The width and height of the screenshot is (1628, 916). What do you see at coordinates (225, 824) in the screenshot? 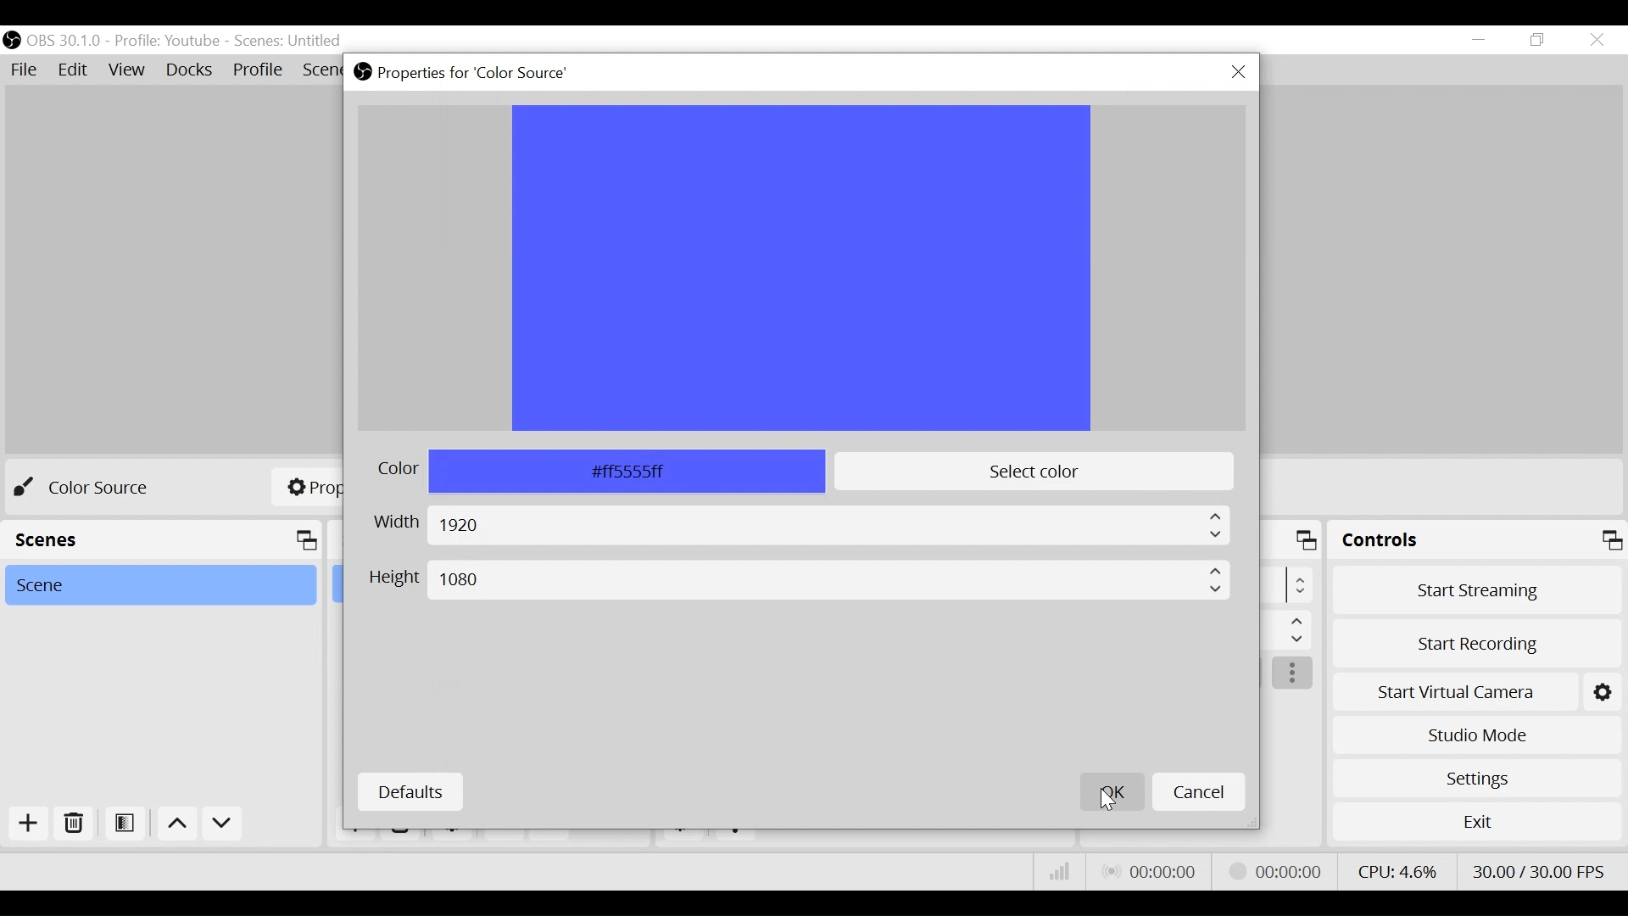
I see `move down` at bounding box center [225, 824].